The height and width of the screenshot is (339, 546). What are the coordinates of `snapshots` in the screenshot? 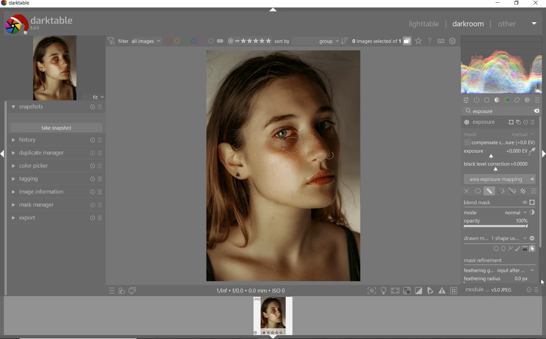 It's located at (56, 107).